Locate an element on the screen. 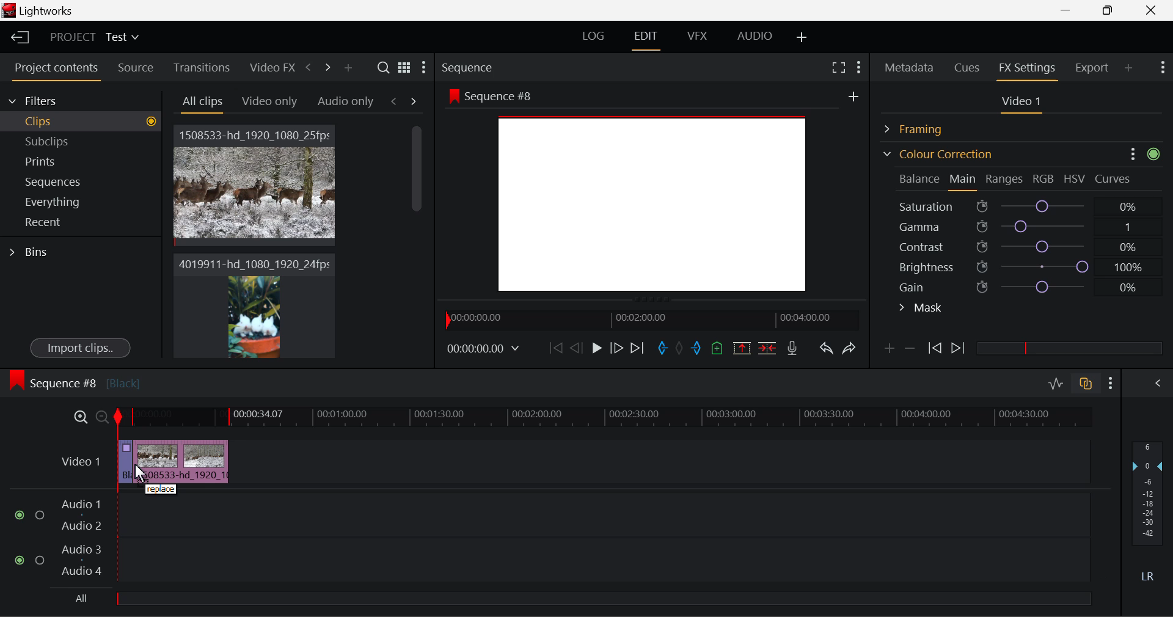  Import clips is located at coordinates (80, 349).